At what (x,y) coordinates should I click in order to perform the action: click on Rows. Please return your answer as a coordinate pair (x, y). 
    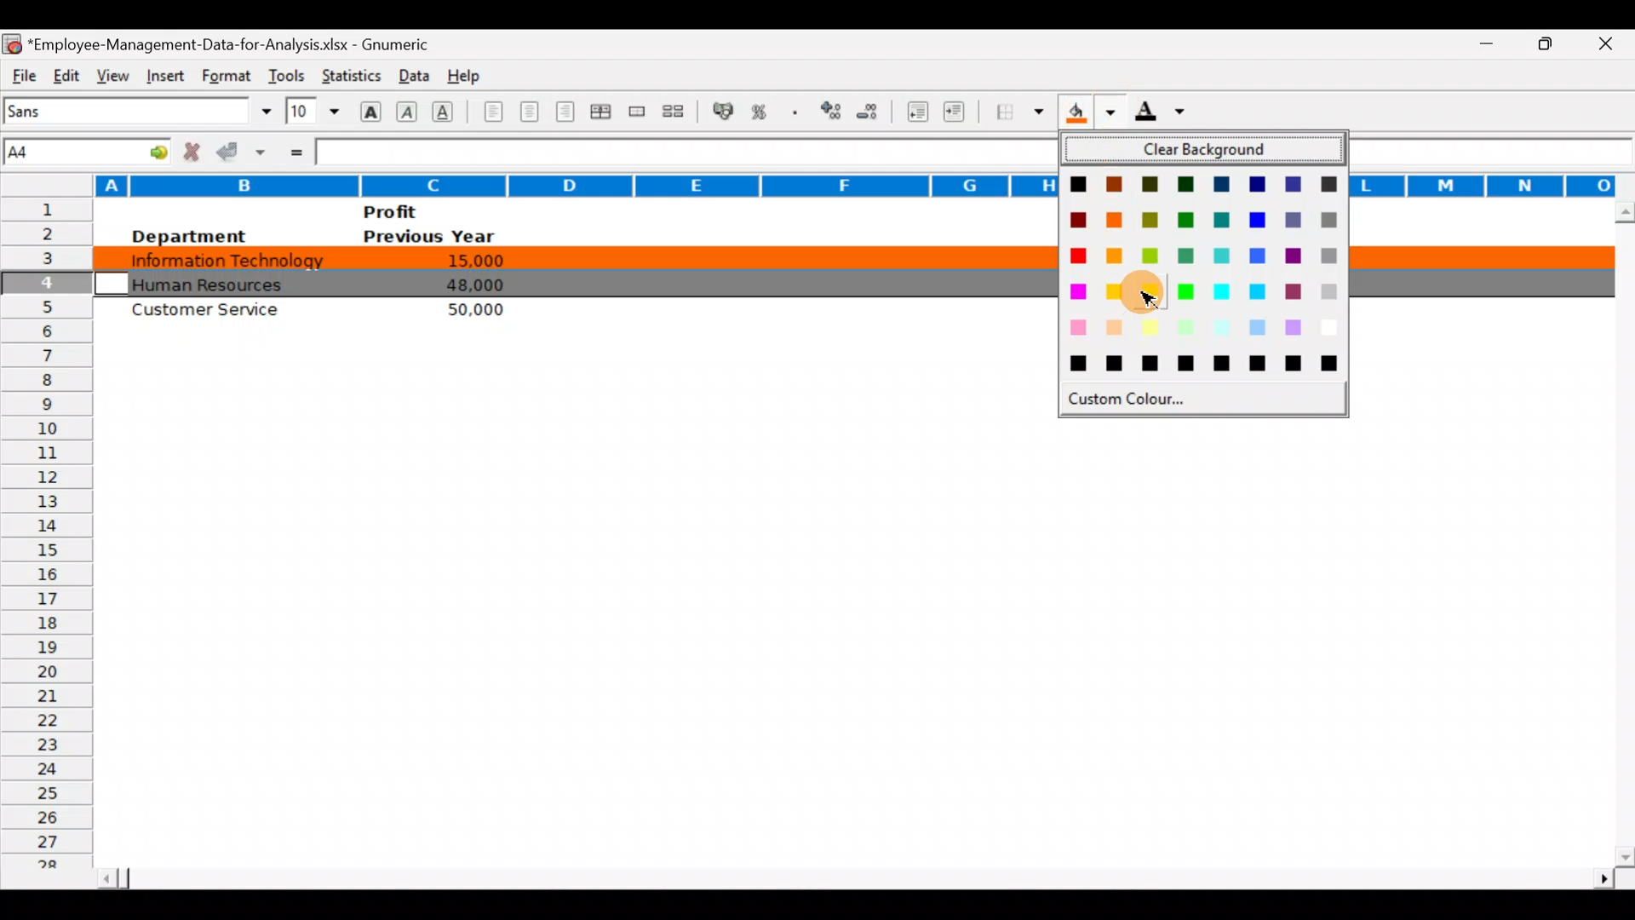
    Looking at the image, I should click on (46, 538).